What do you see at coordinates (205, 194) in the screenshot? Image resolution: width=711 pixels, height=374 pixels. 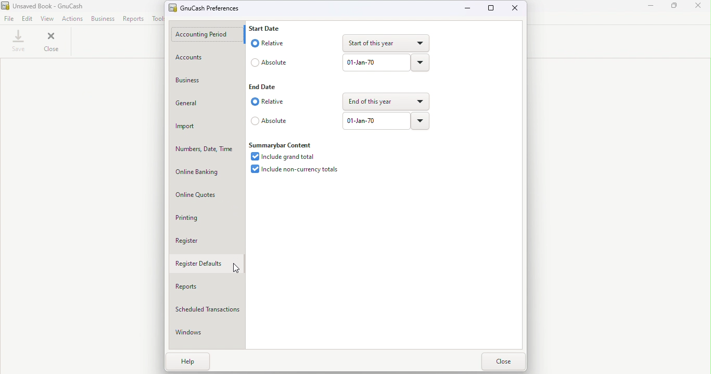 I see `Online Quotes` at bounding box center [205, 194].